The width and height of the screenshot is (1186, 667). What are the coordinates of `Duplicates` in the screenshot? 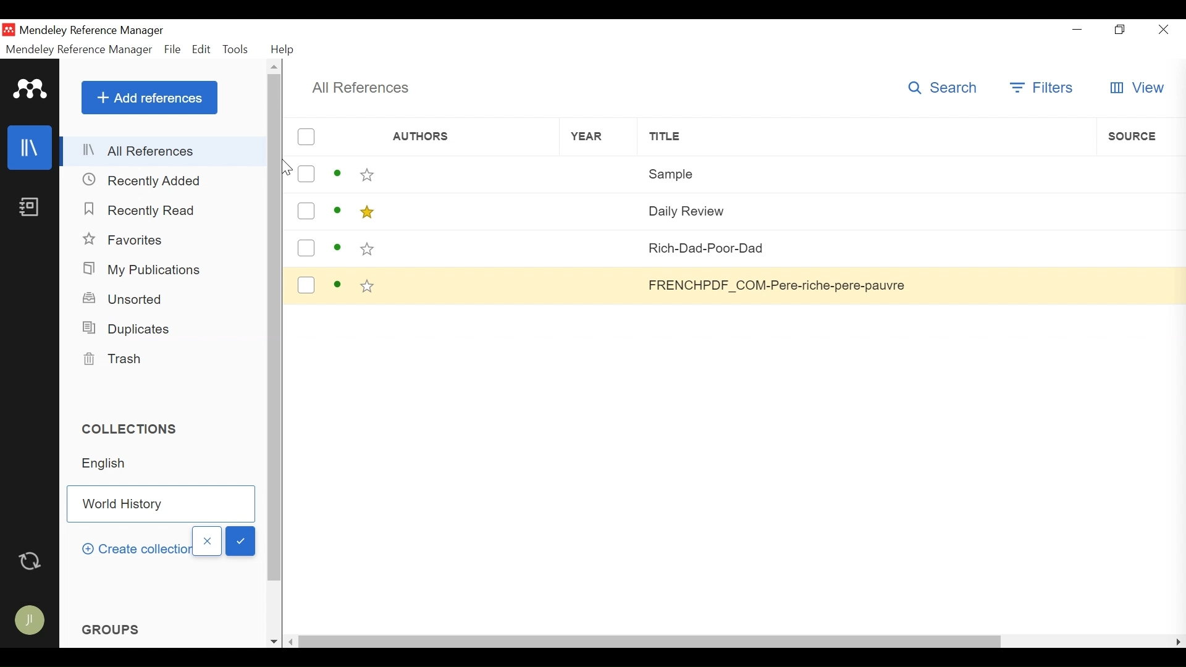 It's located at (125, 329).